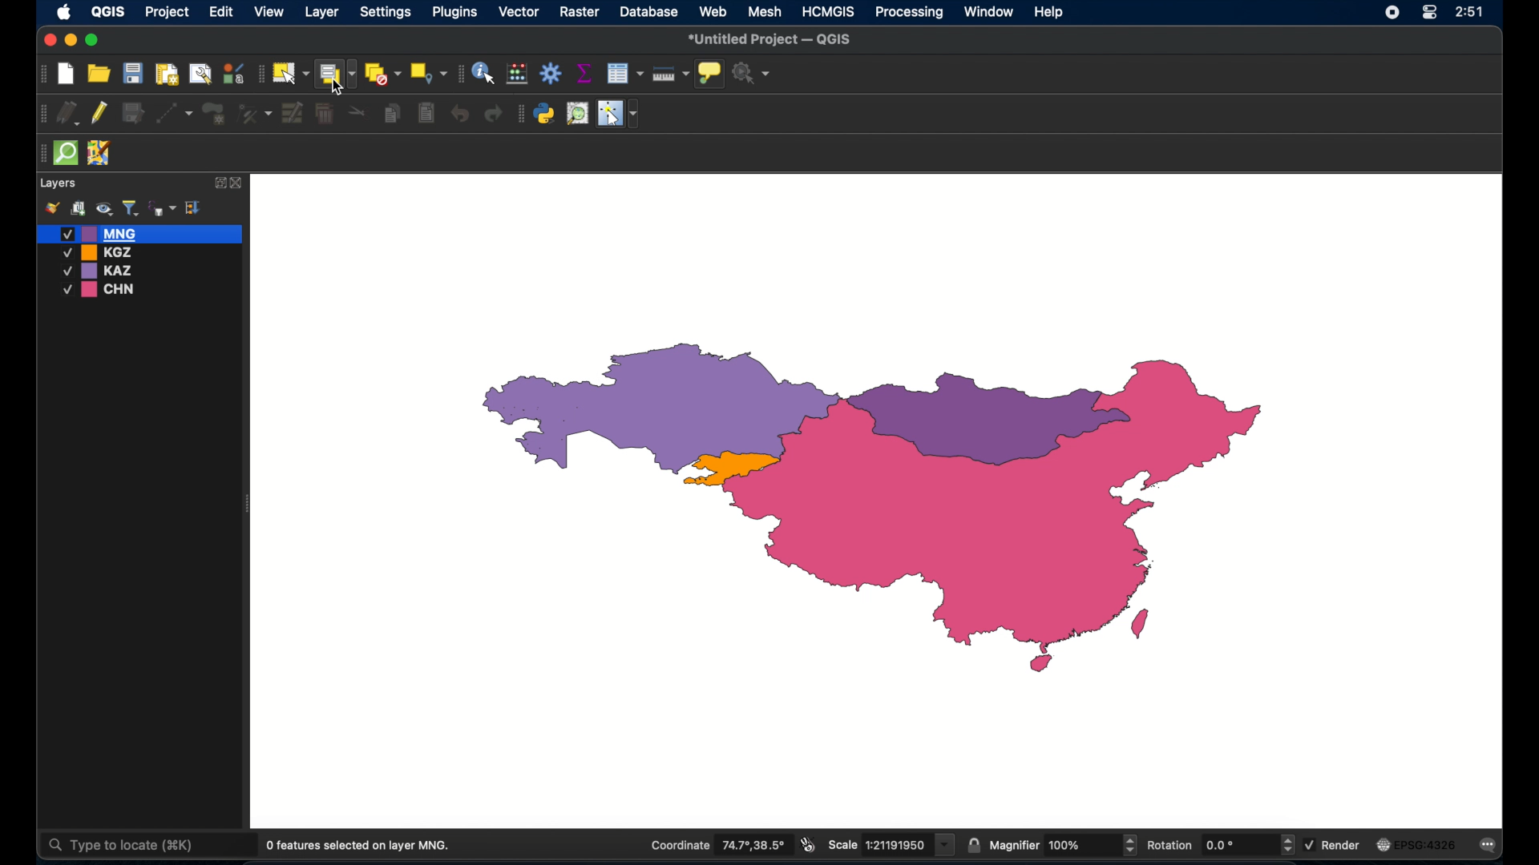  Describe the element at coordinates (520, 114) in the screenshot. I see `plugins` at that location.